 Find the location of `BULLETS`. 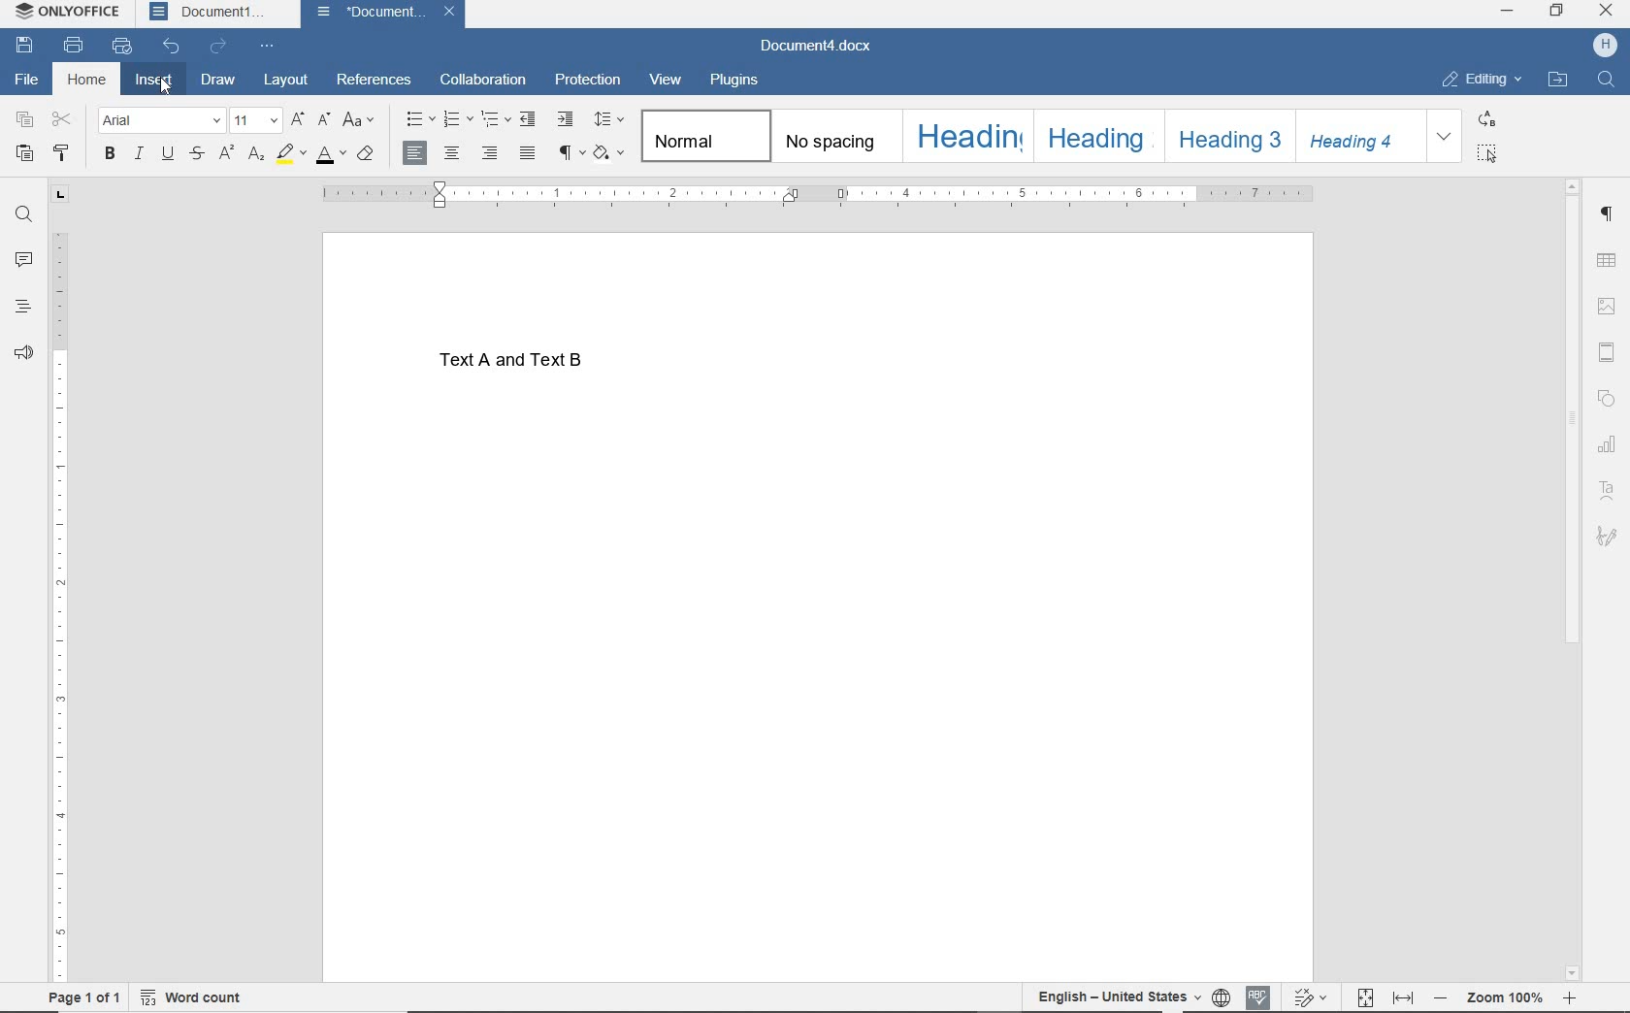

BULLETS is located at coordinates (417, 118).